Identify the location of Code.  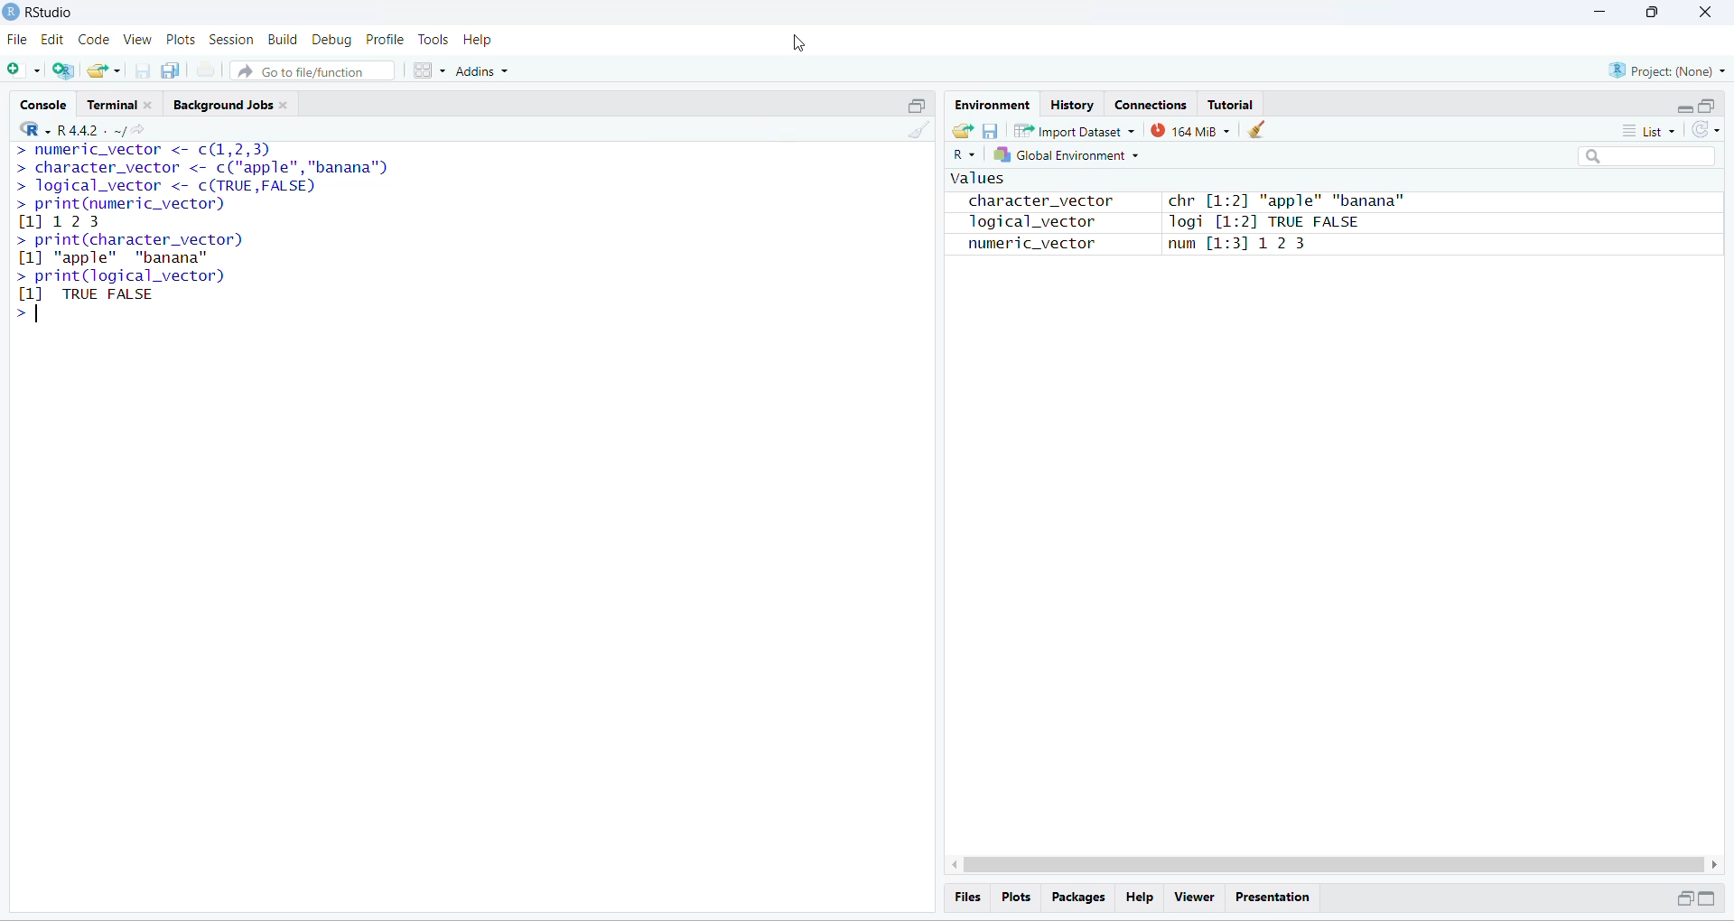
(92, 40).